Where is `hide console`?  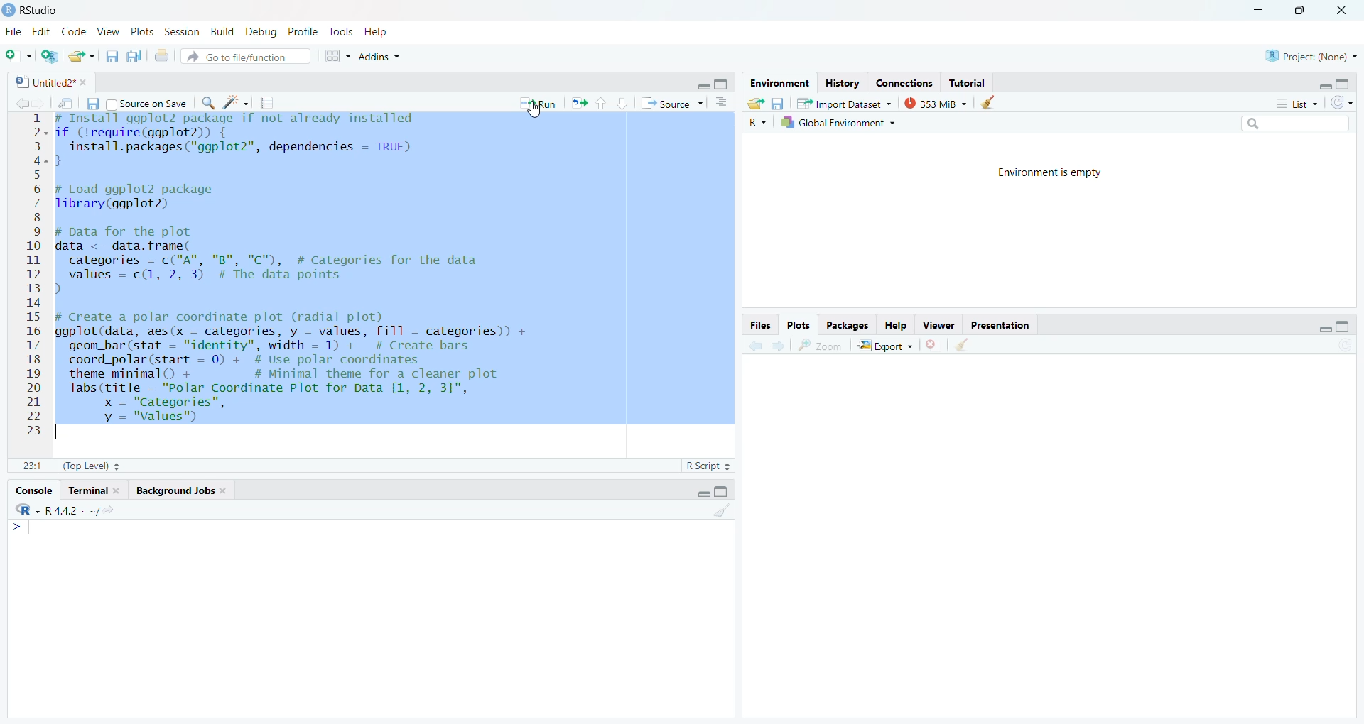 hide console is located at coordinates (1343, 327).